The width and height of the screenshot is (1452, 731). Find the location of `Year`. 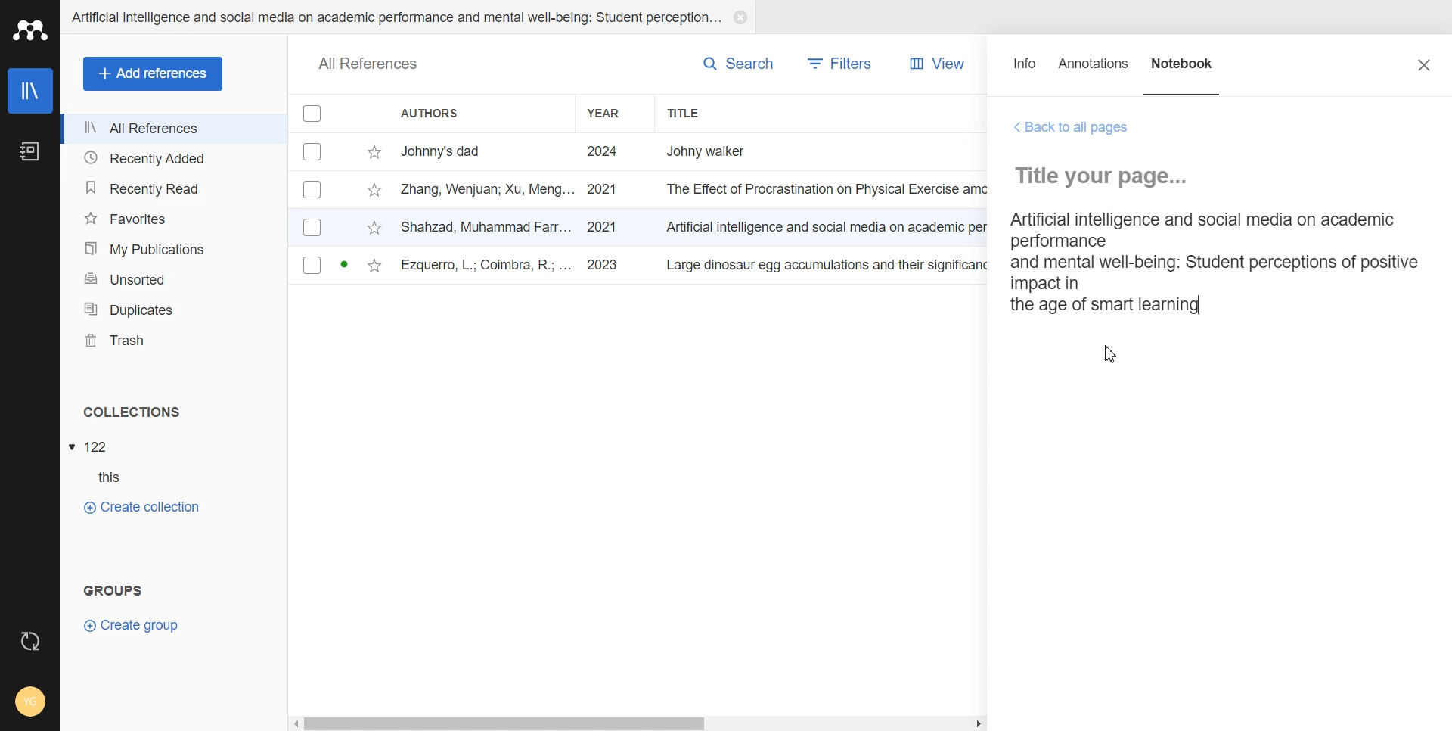

Year is located at coordinates (616, 113).